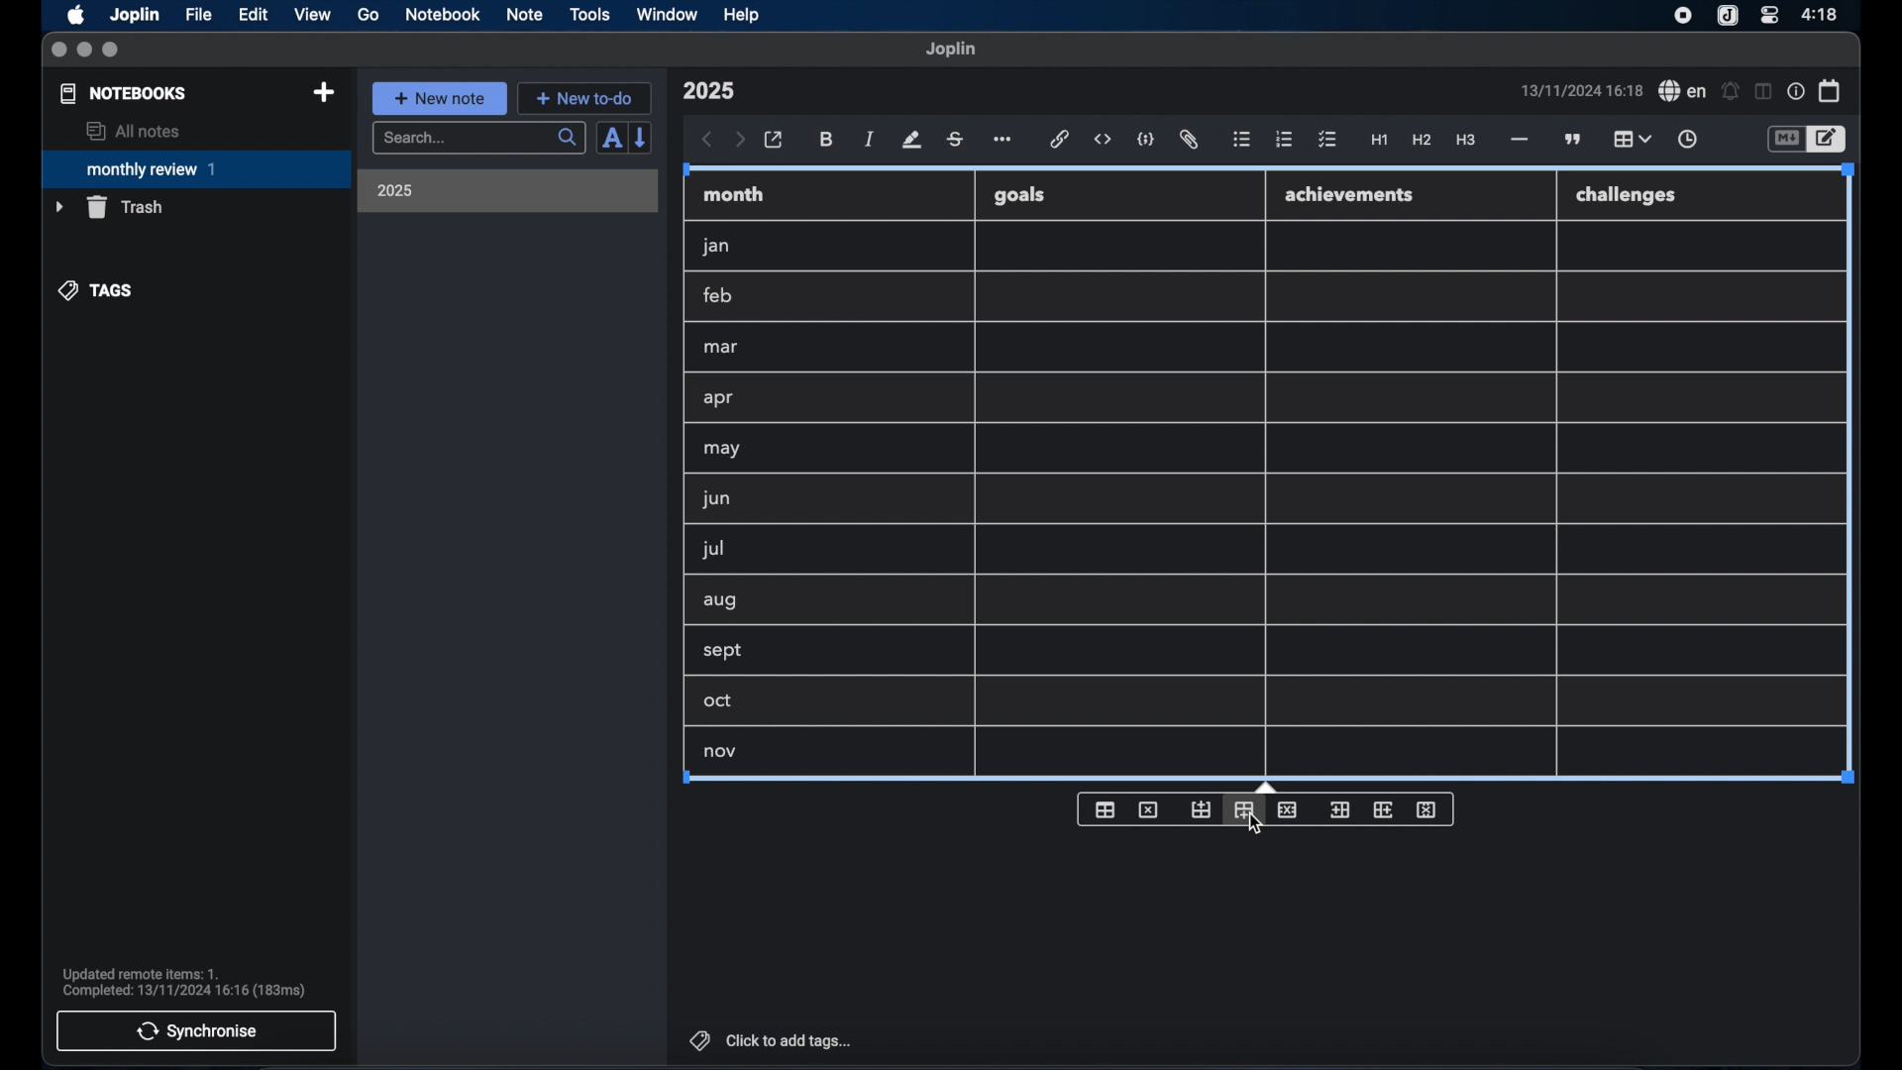 This screenshot has width=1902, height=1070. Describe the element at coordinates (719, 702) in the screenshot. I see `oct` at that location.